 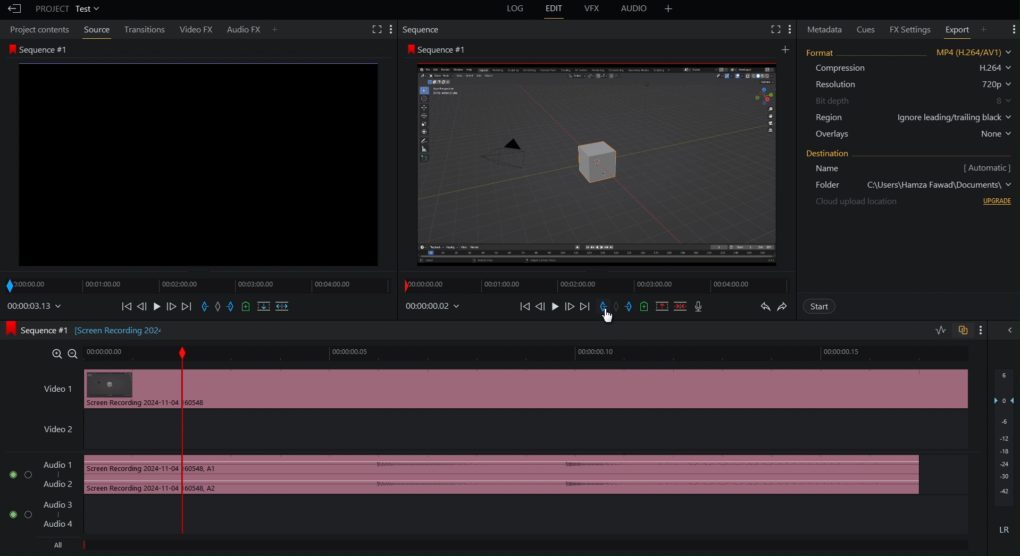 What do you see at coordinates (781, 29) in the screenshot?
I see `Settings` at bounding box center [781, 29].